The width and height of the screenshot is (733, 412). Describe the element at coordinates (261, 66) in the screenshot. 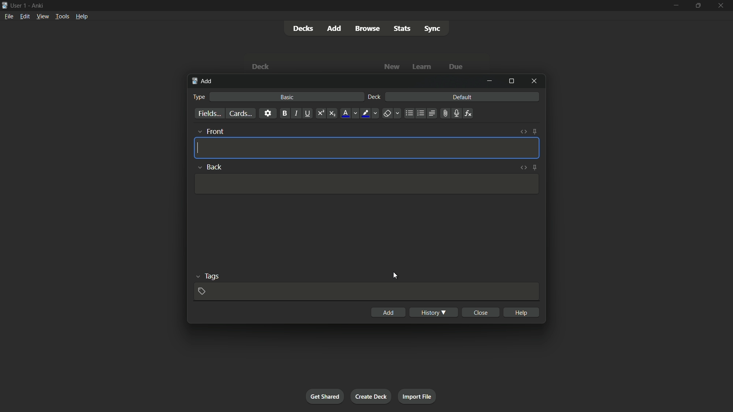

I see `deck` at that location.